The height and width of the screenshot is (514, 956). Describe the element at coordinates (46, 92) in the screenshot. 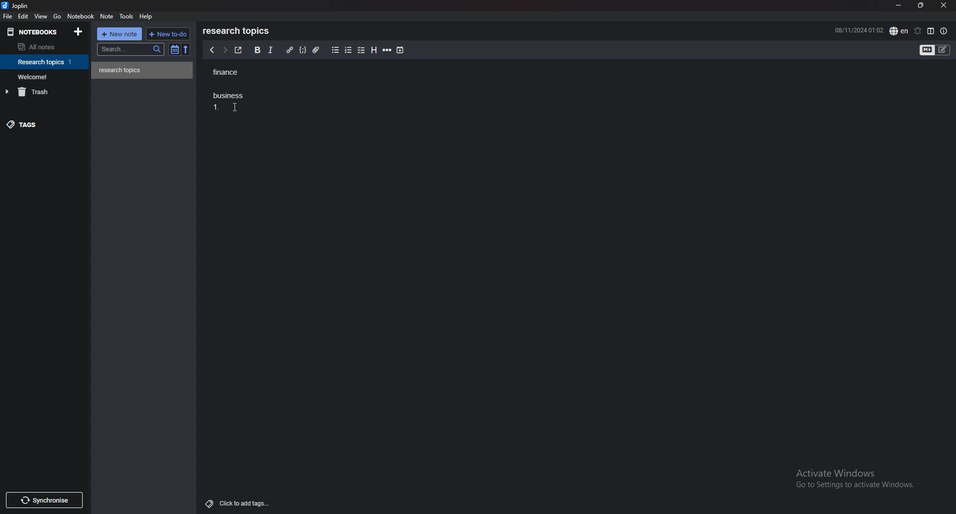

I see `trash` at that location.